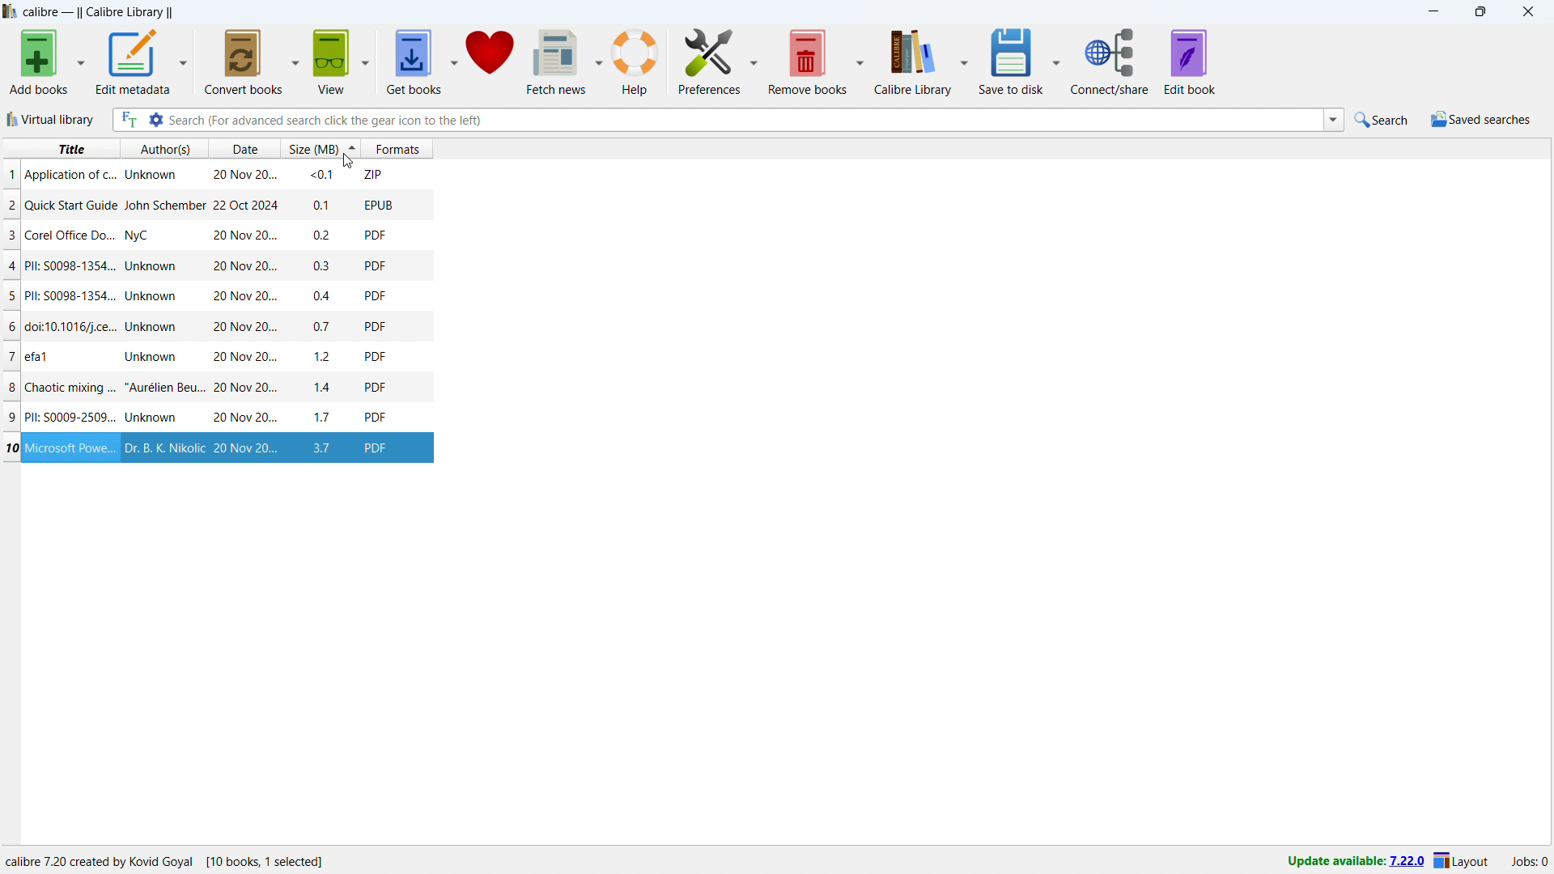  Describe the element at coordinates (10, 235) in the screenshot. I see `3` at that location.